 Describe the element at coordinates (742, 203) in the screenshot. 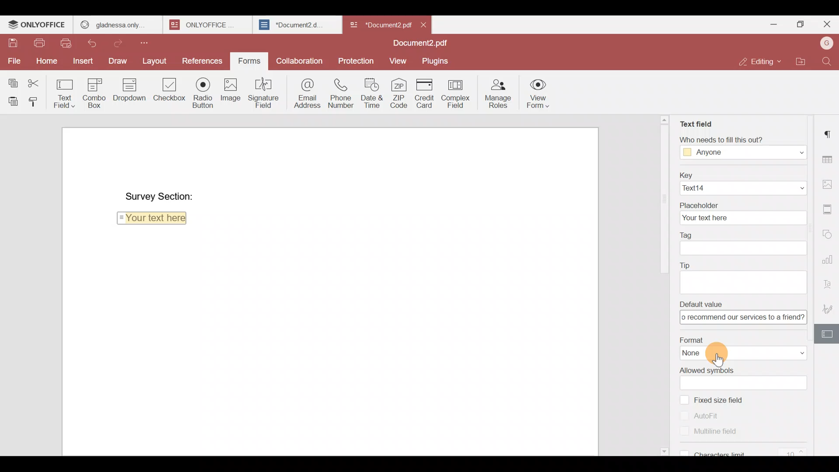

I see `Placeholder` at that location.